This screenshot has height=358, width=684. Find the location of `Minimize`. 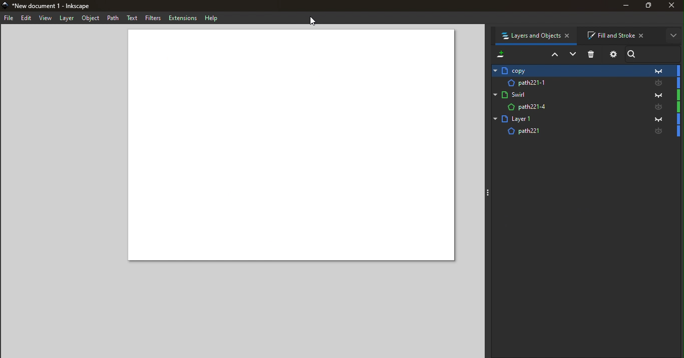

Minimize is located at coordinates (624, 6).